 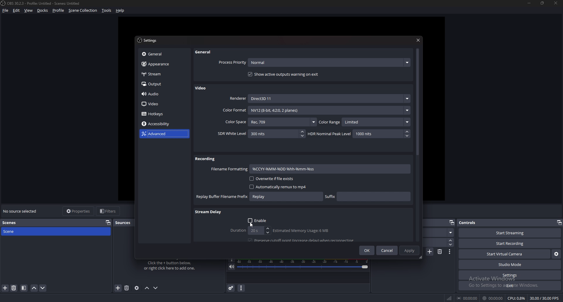 What do you see at coordinates (108, 211) in the screenshot?
I see `filters` at bounding box center [108, 211].